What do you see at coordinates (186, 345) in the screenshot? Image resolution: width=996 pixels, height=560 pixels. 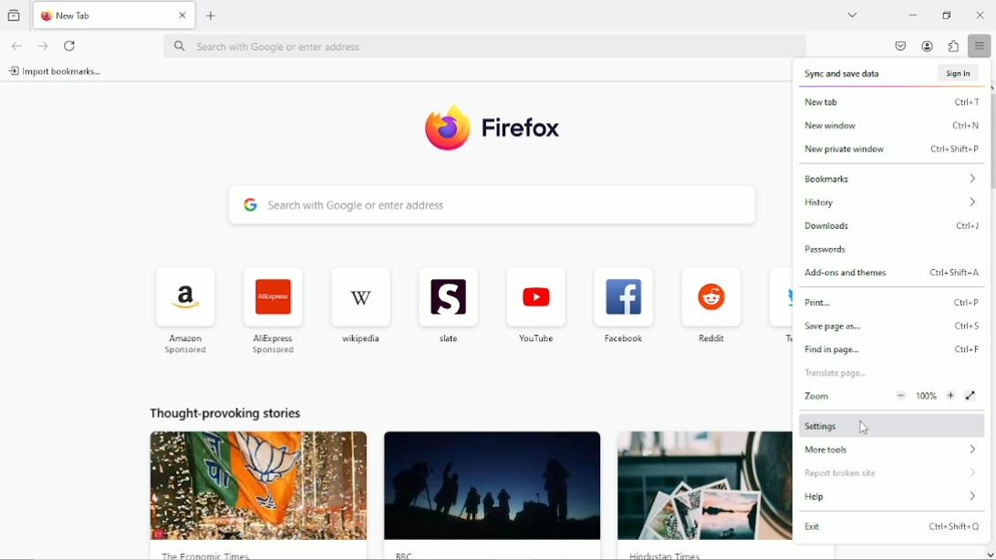 I see `amazon` at bounding box center [186, 345].